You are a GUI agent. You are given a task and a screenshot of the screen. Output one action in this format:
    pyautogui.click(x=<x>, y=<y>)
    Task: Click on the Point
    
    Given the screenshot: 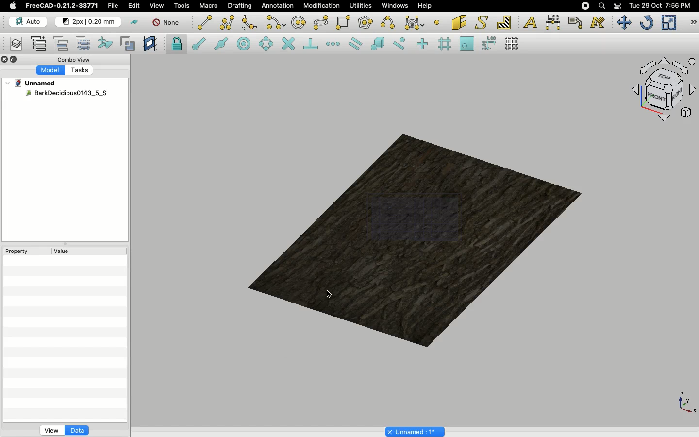 What is the action you would take?
    pyautogui.click(x=437, y=21)
    